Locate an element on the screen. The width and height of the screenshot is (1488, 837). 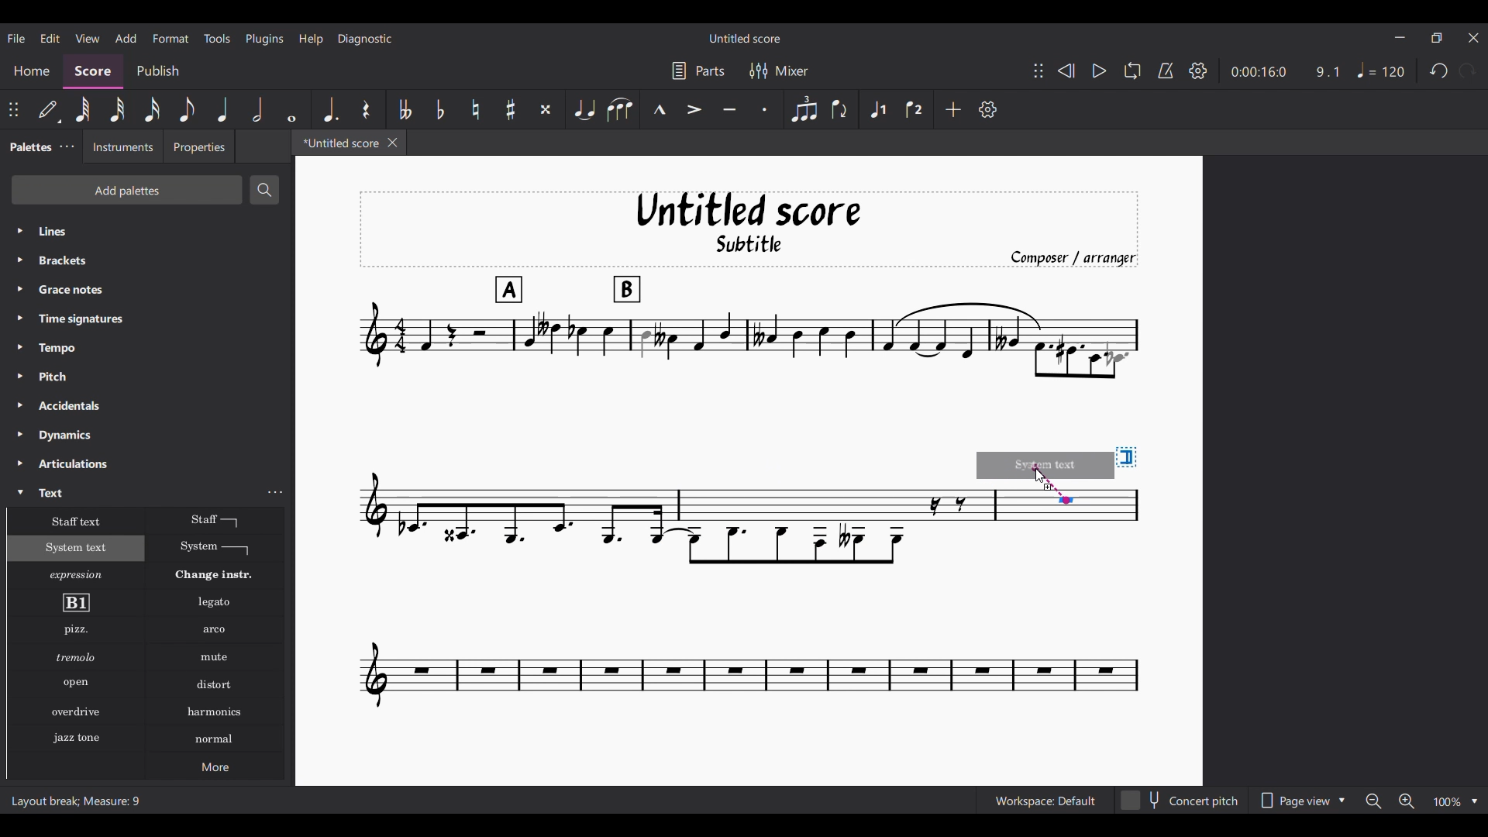
Tools menu is located at coordinates (217, 38).